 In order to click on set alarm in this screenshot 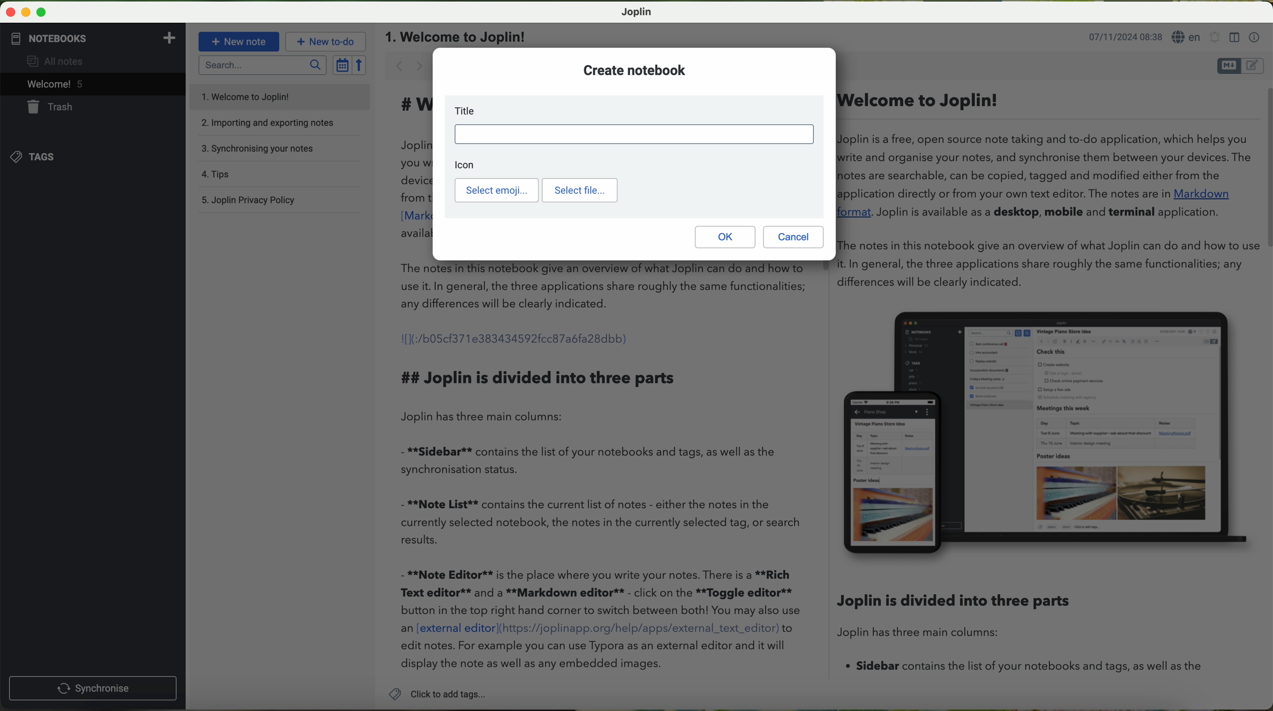, I will do `click(1215, 39)`.